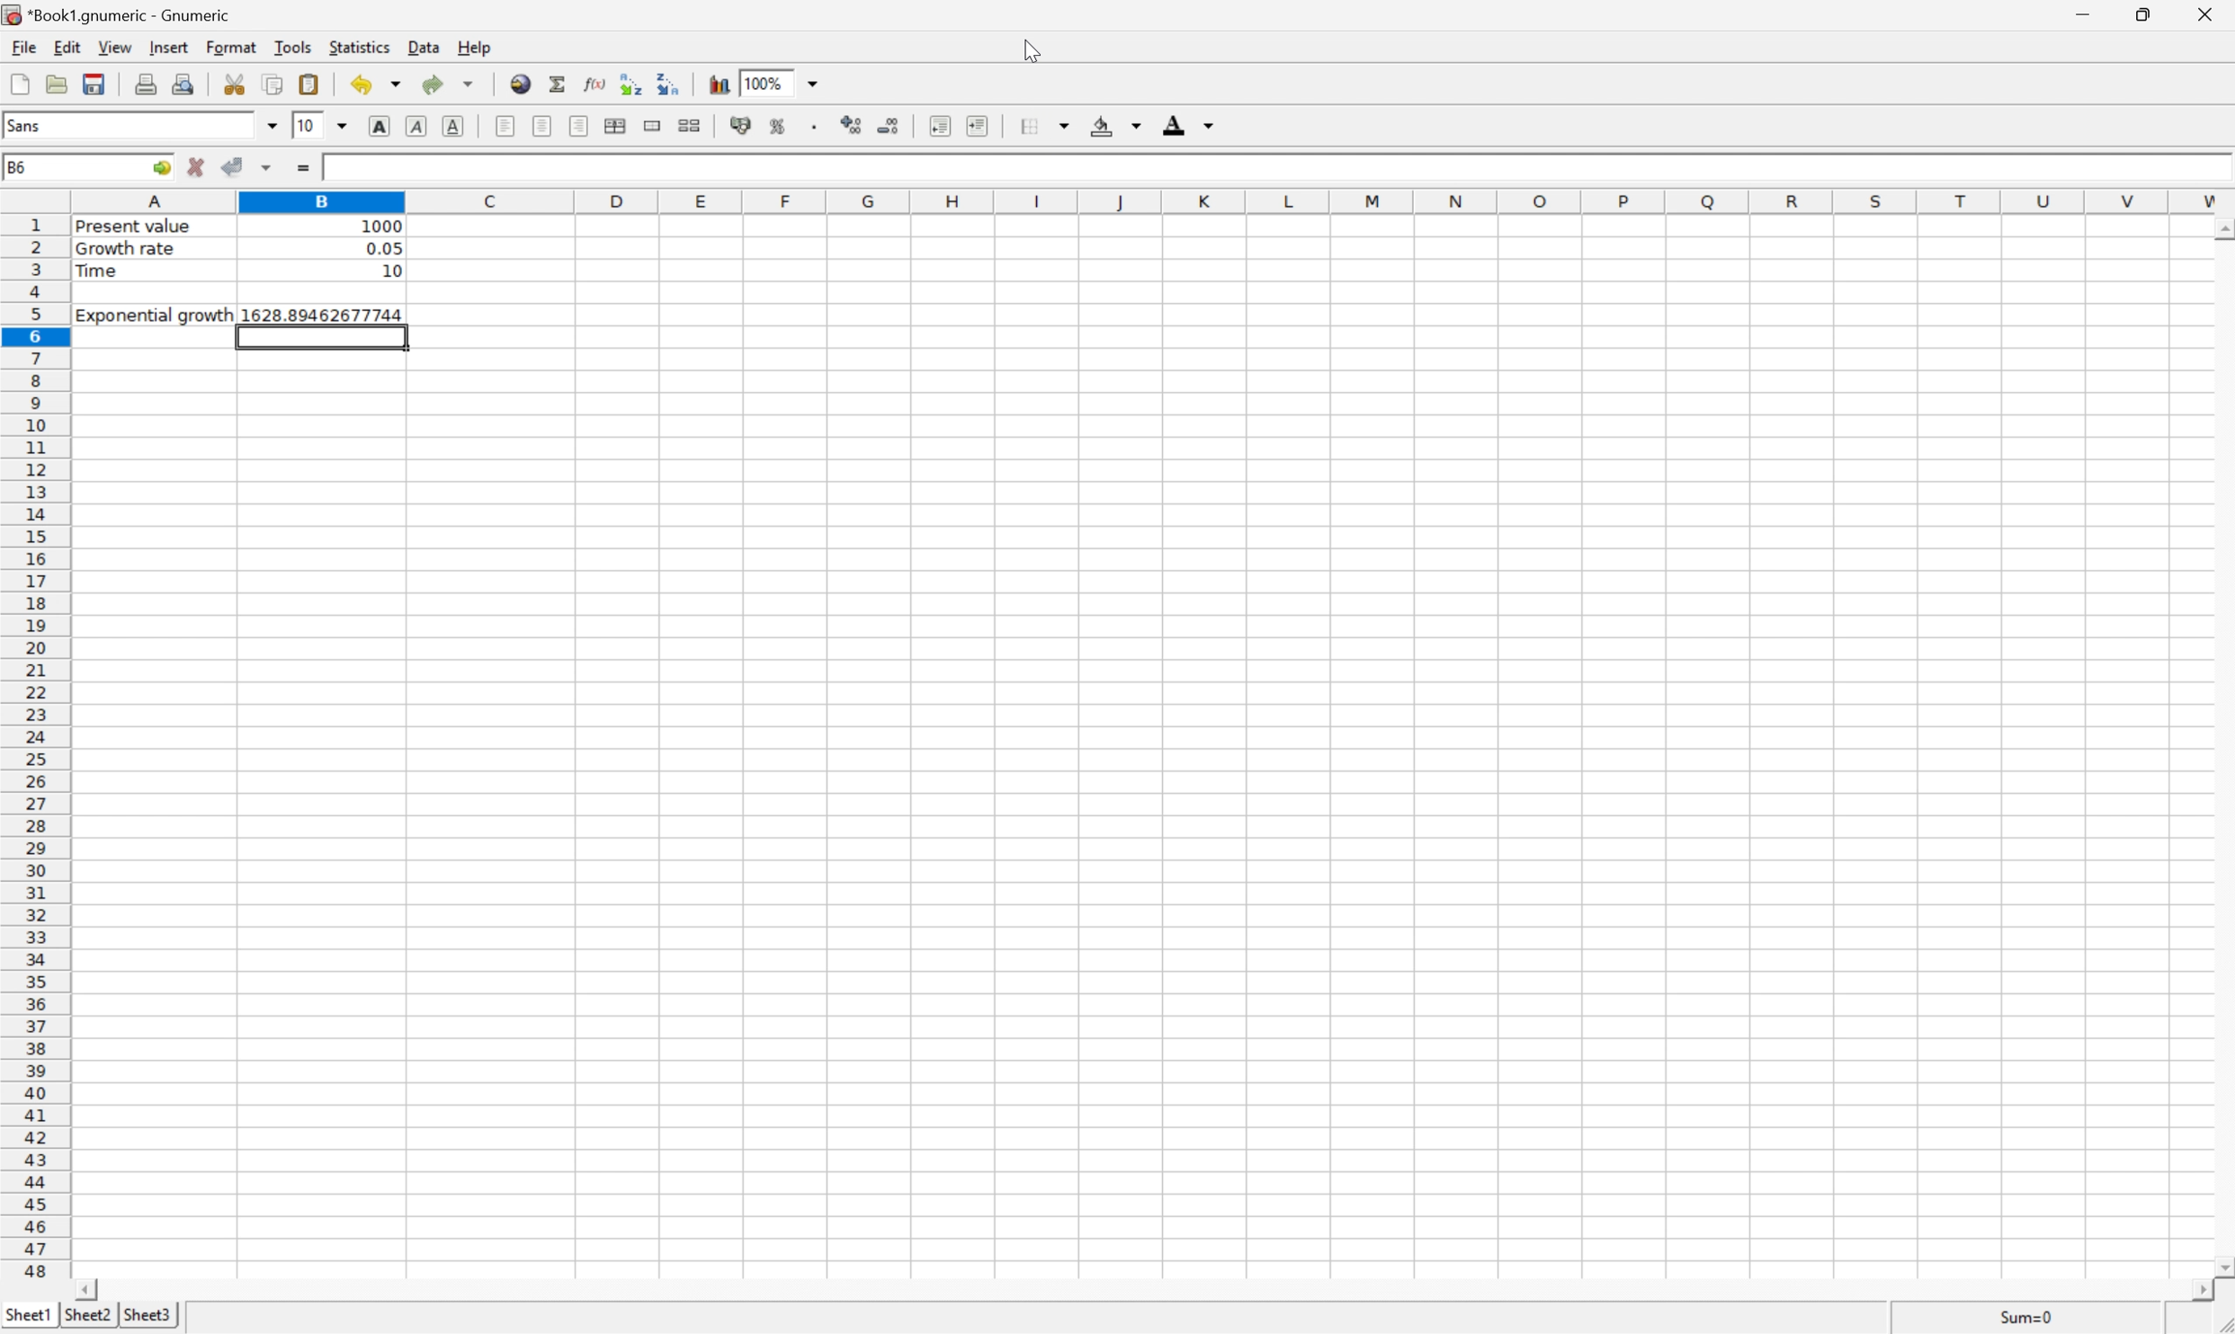  What do you see at coordinates (237, 164) in the screenshot?
I see `Accept changes` at bounding box center [237, 164].